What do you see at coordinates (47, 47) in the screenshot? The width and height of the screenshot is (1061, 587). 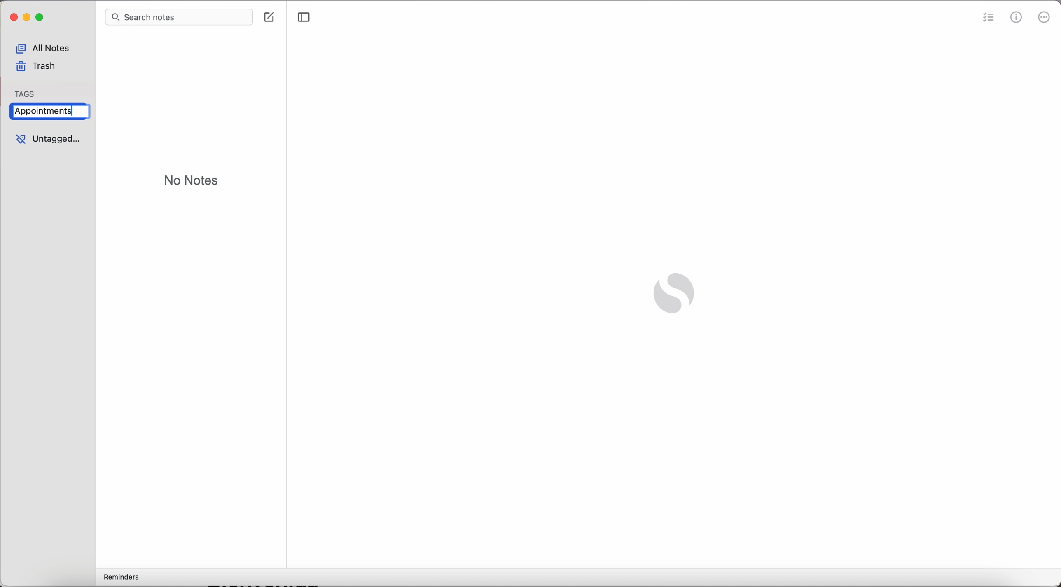 I see `all notes` at bounding box center [47, 47].